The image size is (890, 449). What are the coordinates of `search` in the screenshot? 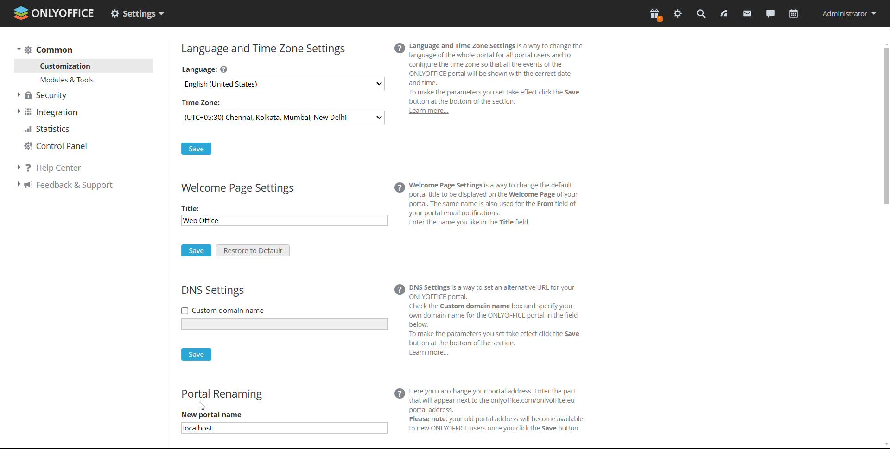 It's located at (700, 13).